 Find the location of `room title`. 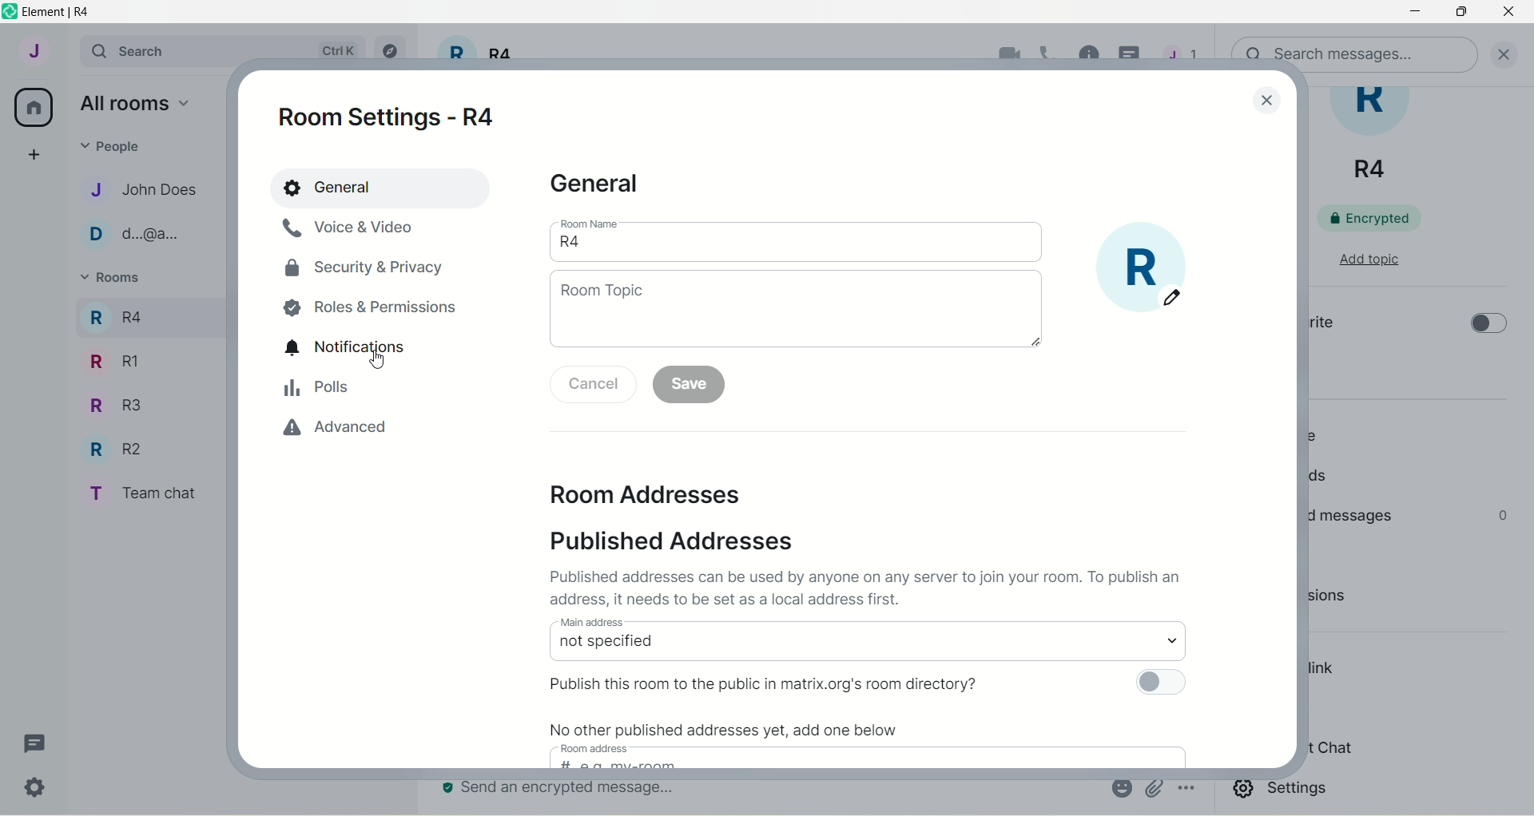

room title is located at coordinates (478, 53).